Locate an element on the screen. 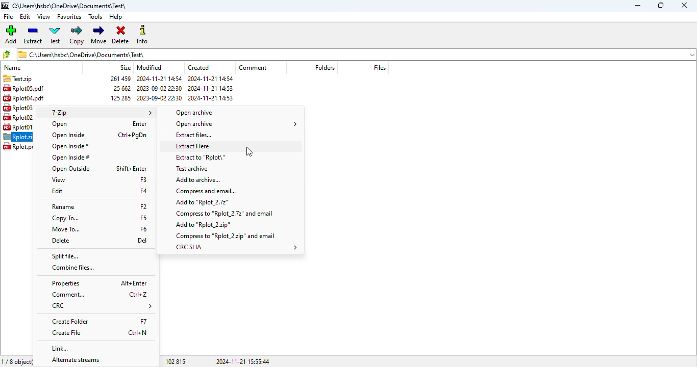 Image resolution: width=697 pixels, height=367 pixels. move is located at coordinates (99, 34).